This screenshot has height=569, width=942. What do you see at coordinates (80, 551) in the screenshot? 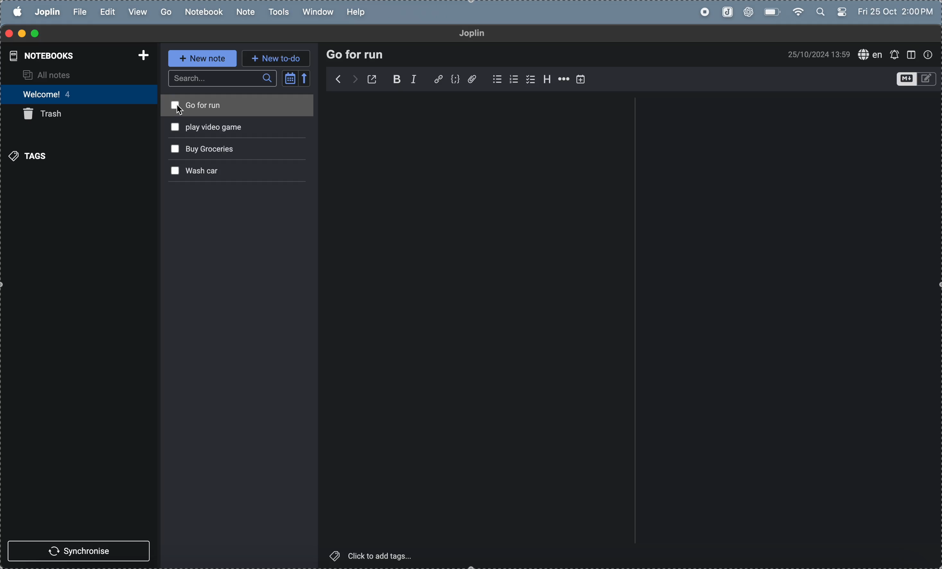
I see `synchronise` at bounding box center [80, 551].